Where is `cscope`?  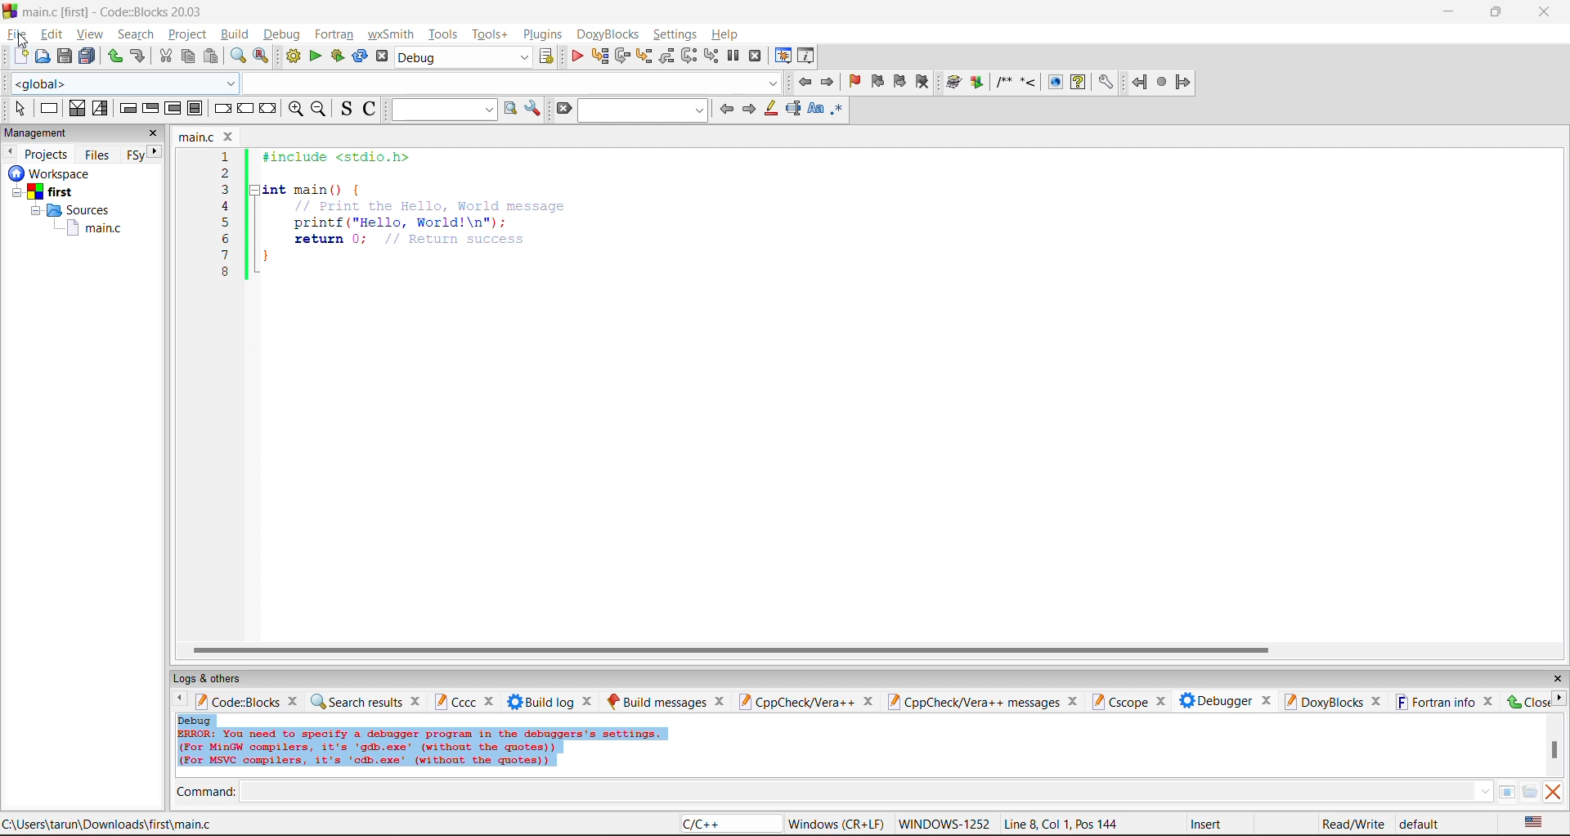
cscope is located at coordinates (1119, 700).